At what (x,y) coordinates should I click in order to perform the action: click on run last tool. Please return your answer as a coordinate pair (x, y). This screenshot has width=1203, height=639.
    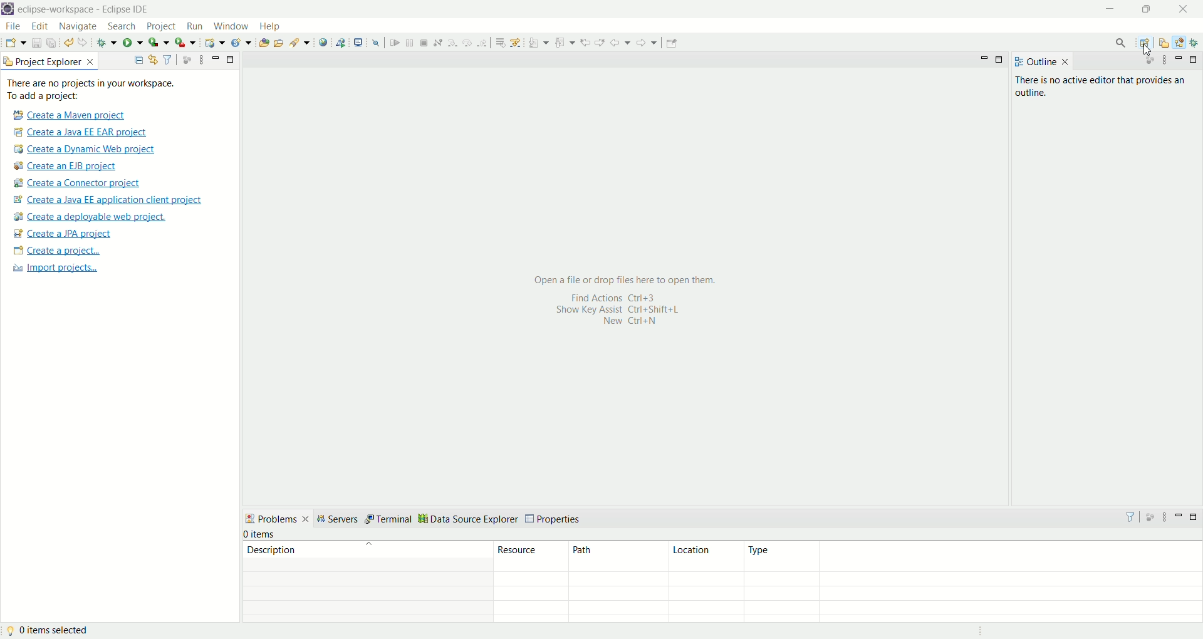
    Looking at the image, I should click on (184, 43).